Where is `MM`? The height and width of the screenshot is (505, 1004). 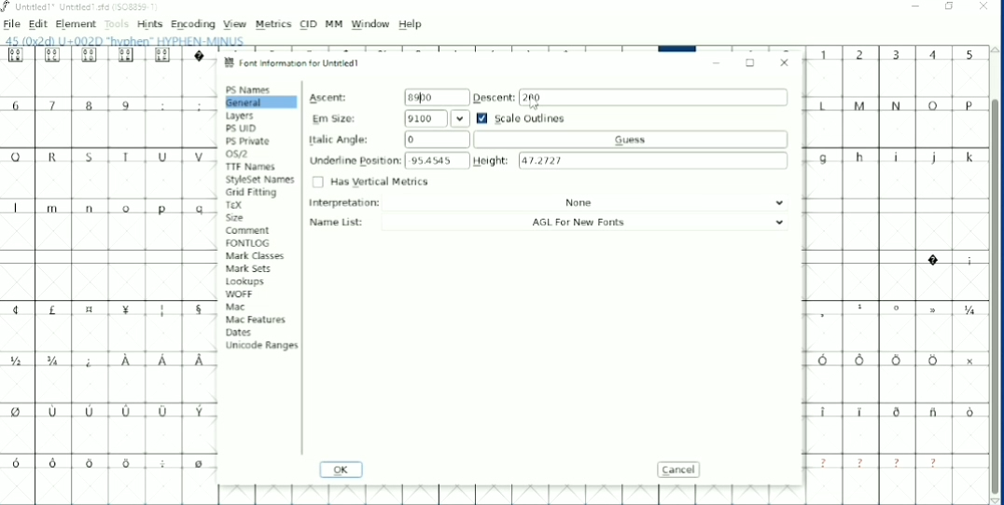 MM is located at coordinates (334, 24).